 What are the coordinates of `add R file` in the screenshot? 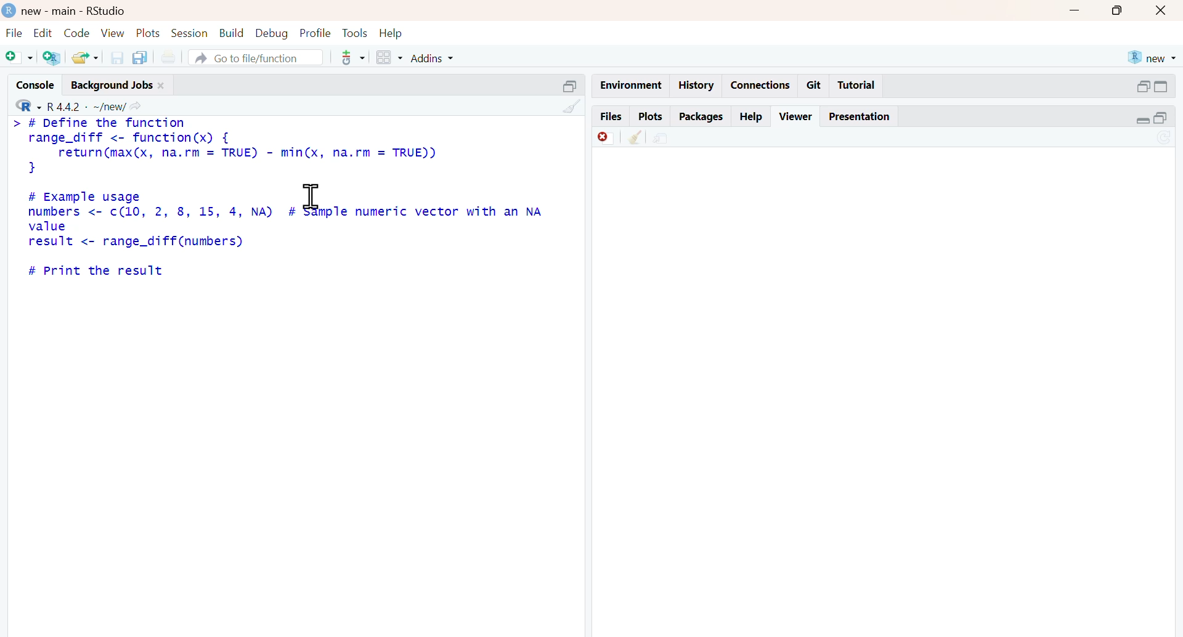 It's located at (53, 59).